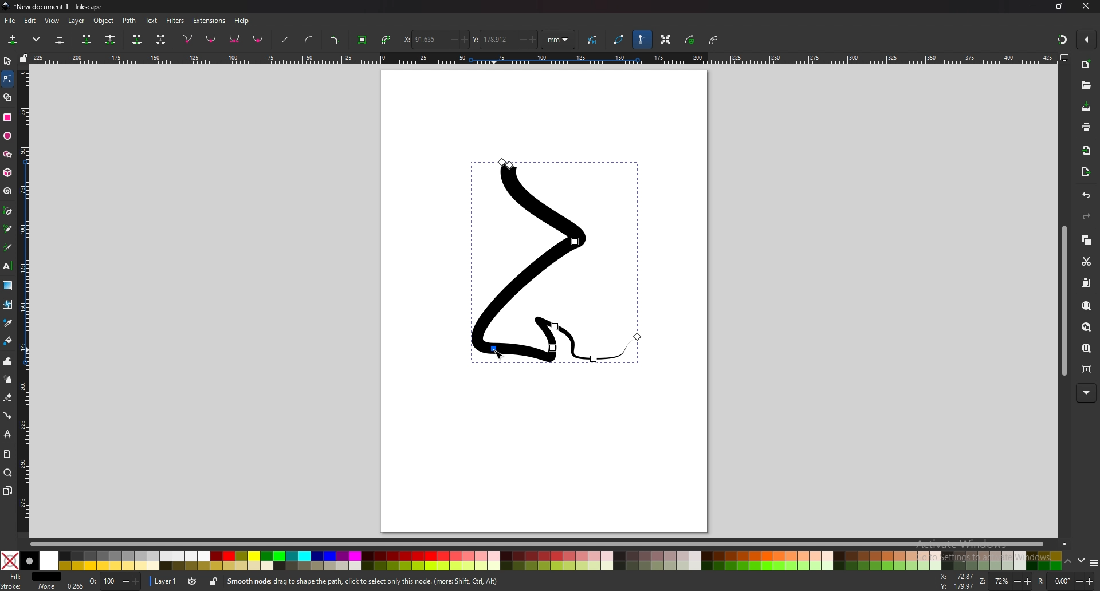 Image resolution: width=1100 pixels, height=591 pixels. Describe the element at coordinates (541, 58) in the screenshot. I see `horizontal scale` at that location.